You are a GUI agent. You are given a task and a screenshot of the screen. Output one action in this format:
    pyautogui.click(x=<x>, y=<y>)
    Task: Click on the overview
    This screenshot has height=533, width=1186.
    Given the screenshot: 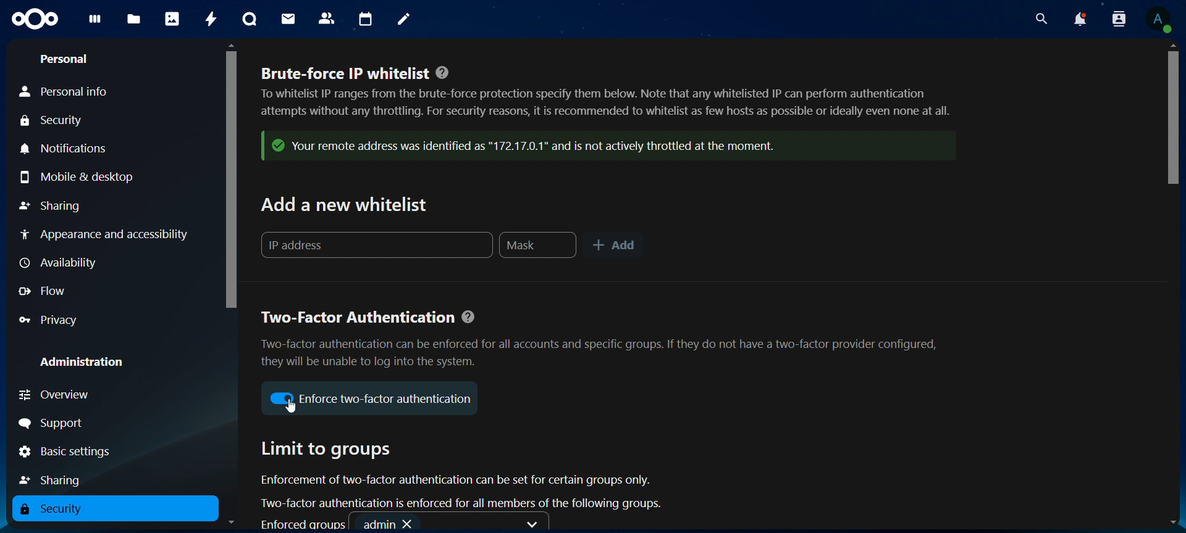 What is the action you would take?
    pyautogui.click(x=59, y=394)
    